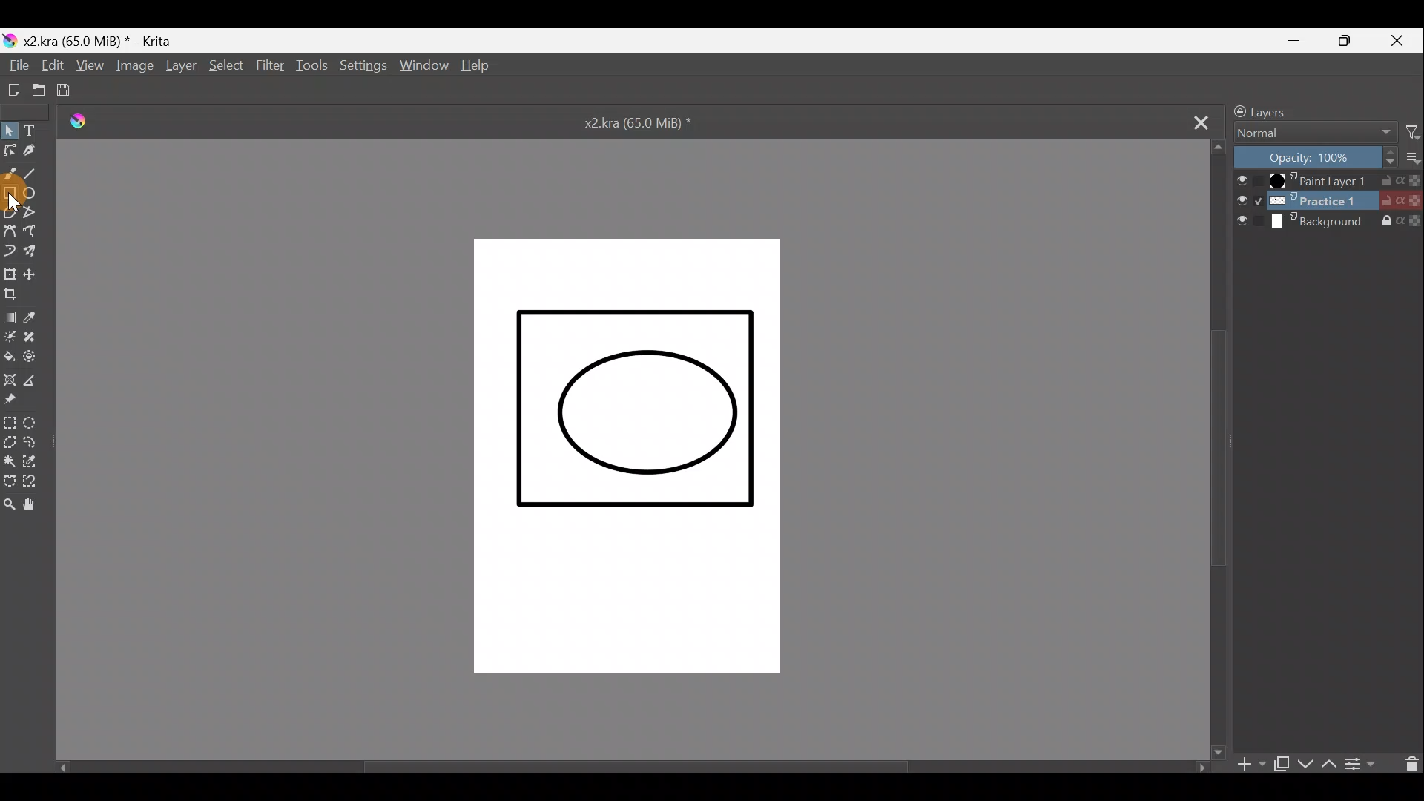 The height and width of the screenshot is (801, 1424). I want to click on View/change layer properties, so click(1364, 764).